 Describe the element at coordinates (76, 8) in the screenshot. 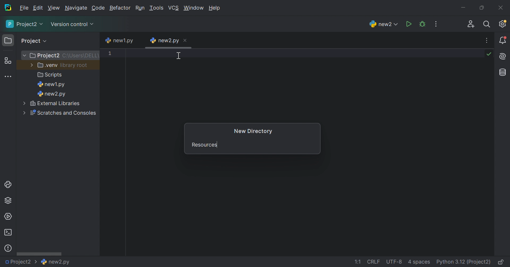

I see `Navigate` at that location.